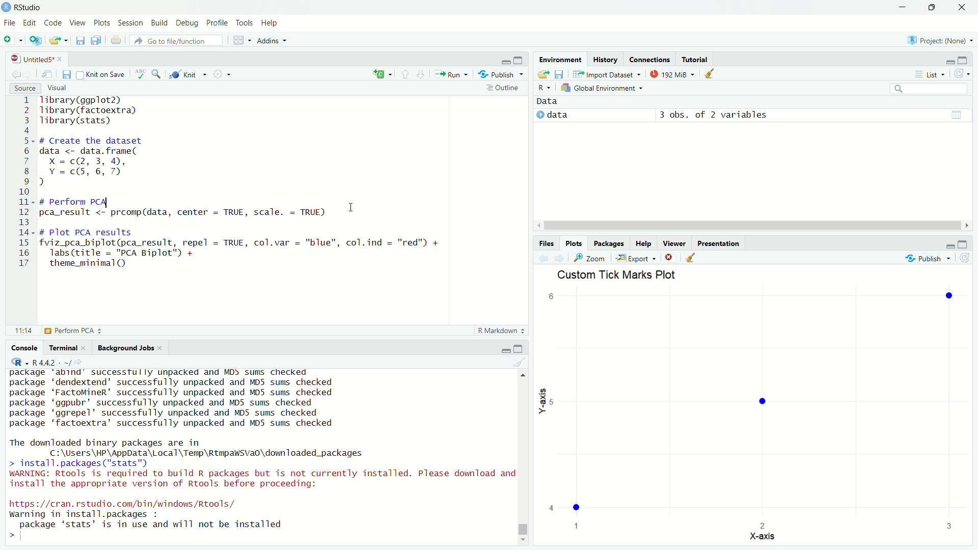 The height and width of the screenshot is (550, 978). What do you see at coordinates (422, 73) in the screenshot?
I see `go forward` at bounding box center [422, 73].